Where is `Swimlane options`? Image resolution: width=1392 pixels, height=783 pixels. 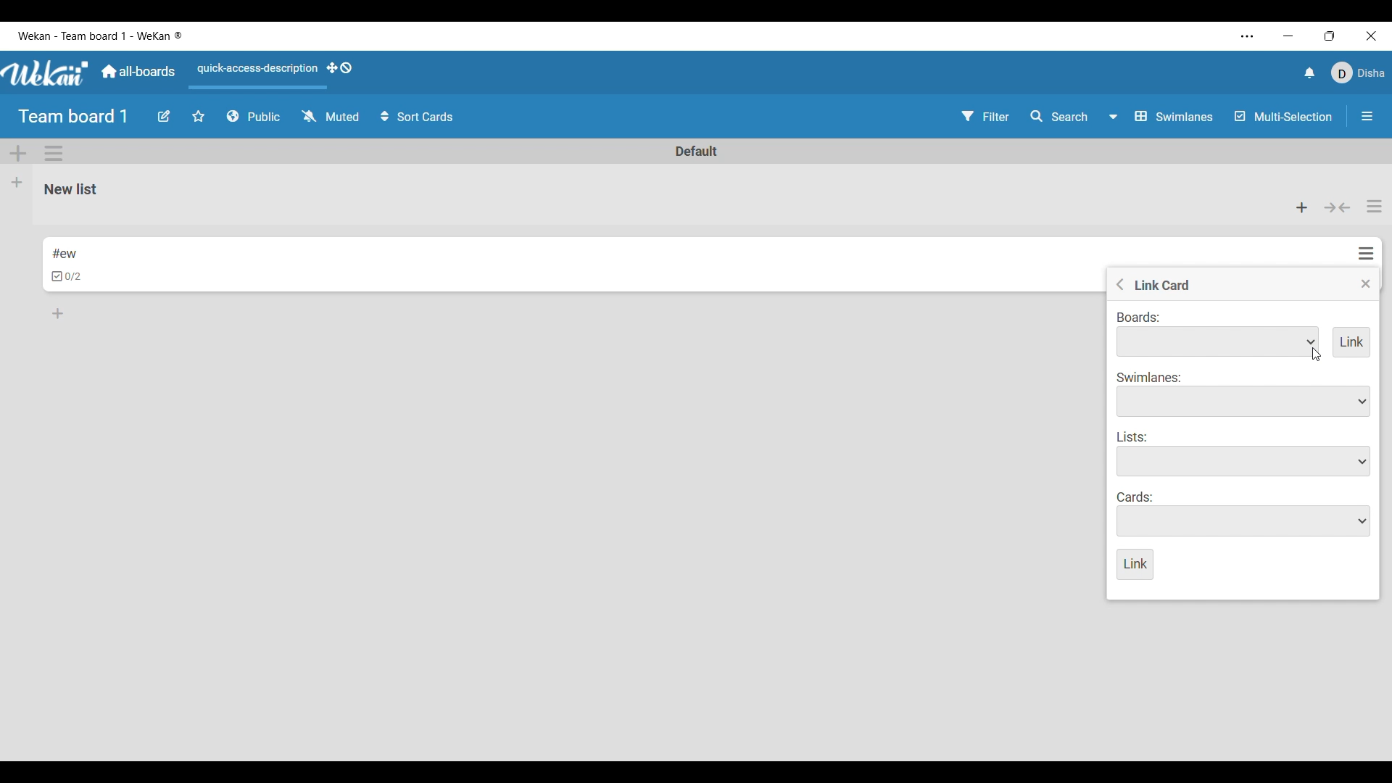
Swimlane options is located at coordinates (1244, 402).